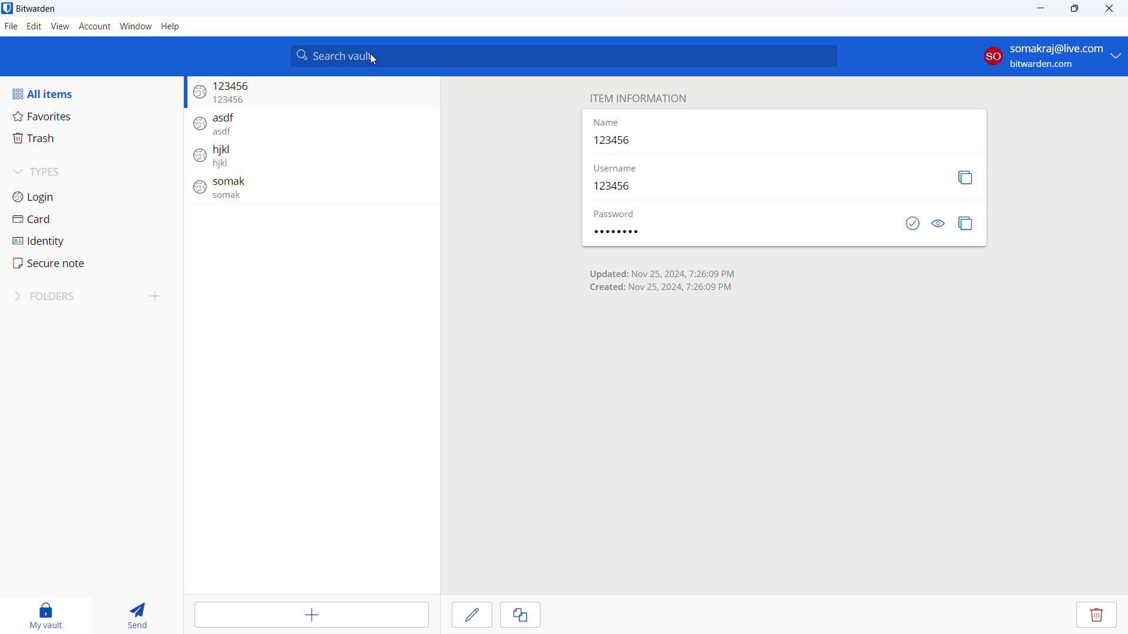 This screenshot has height=634, width=1128. What do you see at coordinates (90, 240) in the screenshot?
I see `identity` at bounding box center [90, 240].